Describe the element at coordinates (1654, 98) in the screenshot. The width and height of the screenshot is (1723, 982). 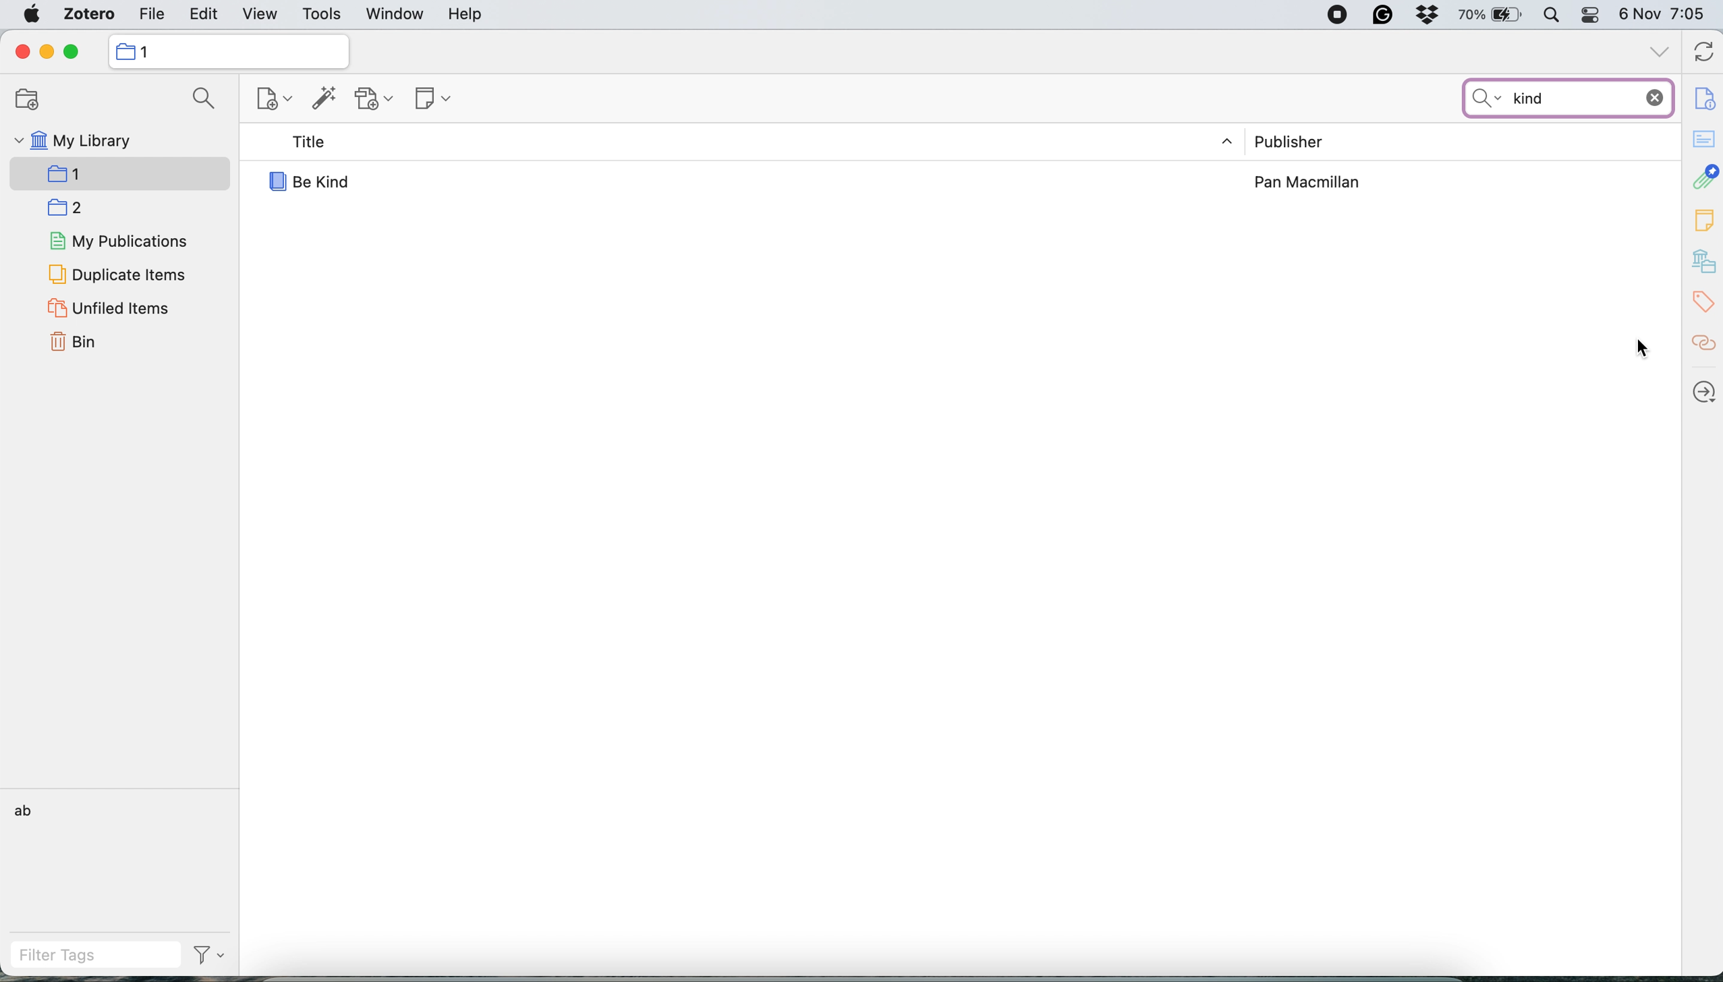
I see `discard input` at that location.